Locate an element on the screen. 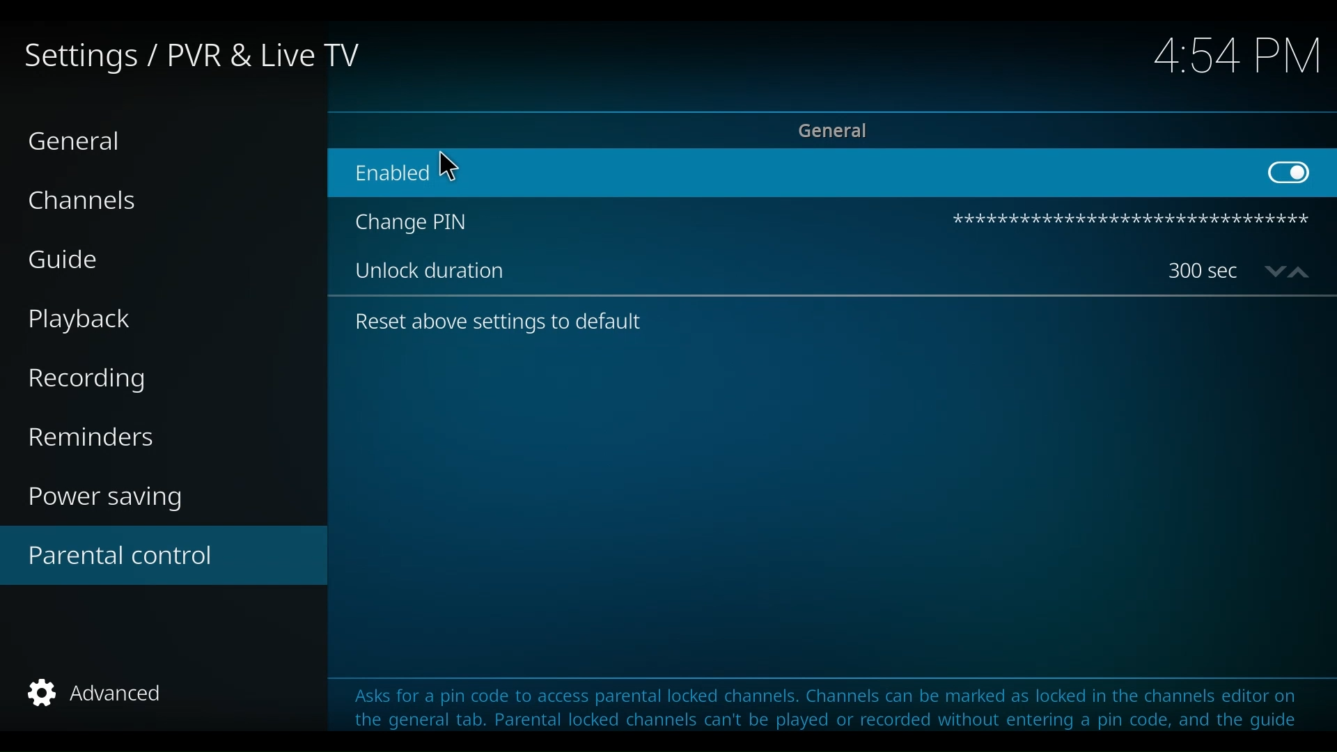 This screenshot has width=1337, height=752. Advanced is located at coordinates (97, 694).